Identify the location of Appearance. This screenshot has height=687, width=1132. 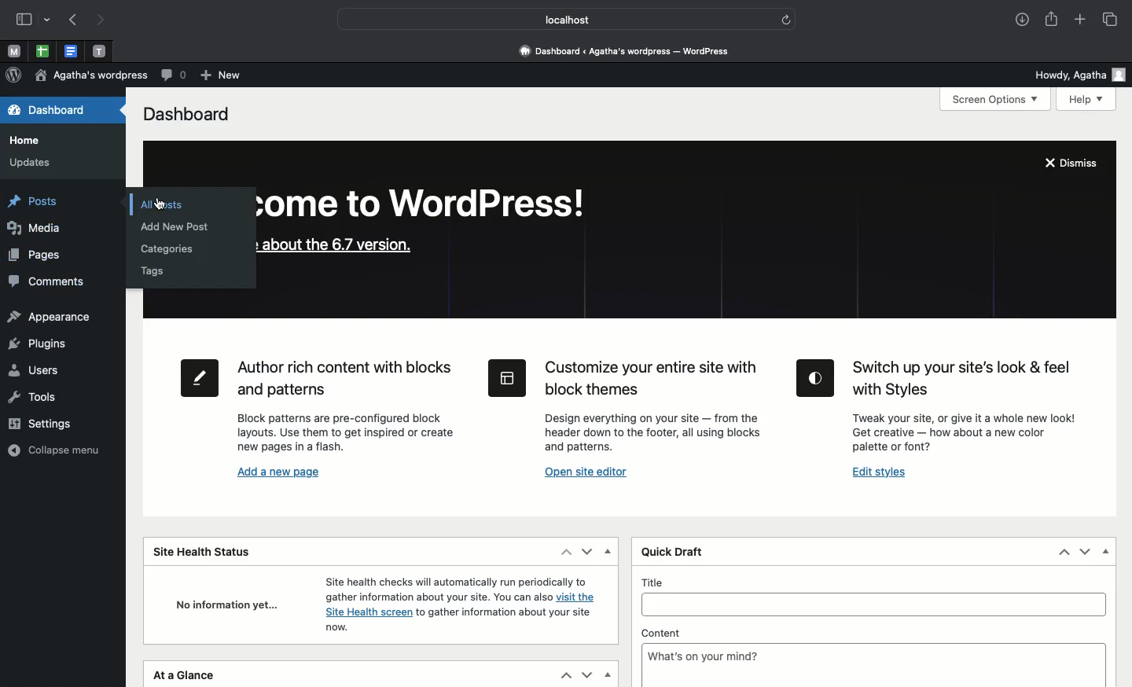
(48, 318).